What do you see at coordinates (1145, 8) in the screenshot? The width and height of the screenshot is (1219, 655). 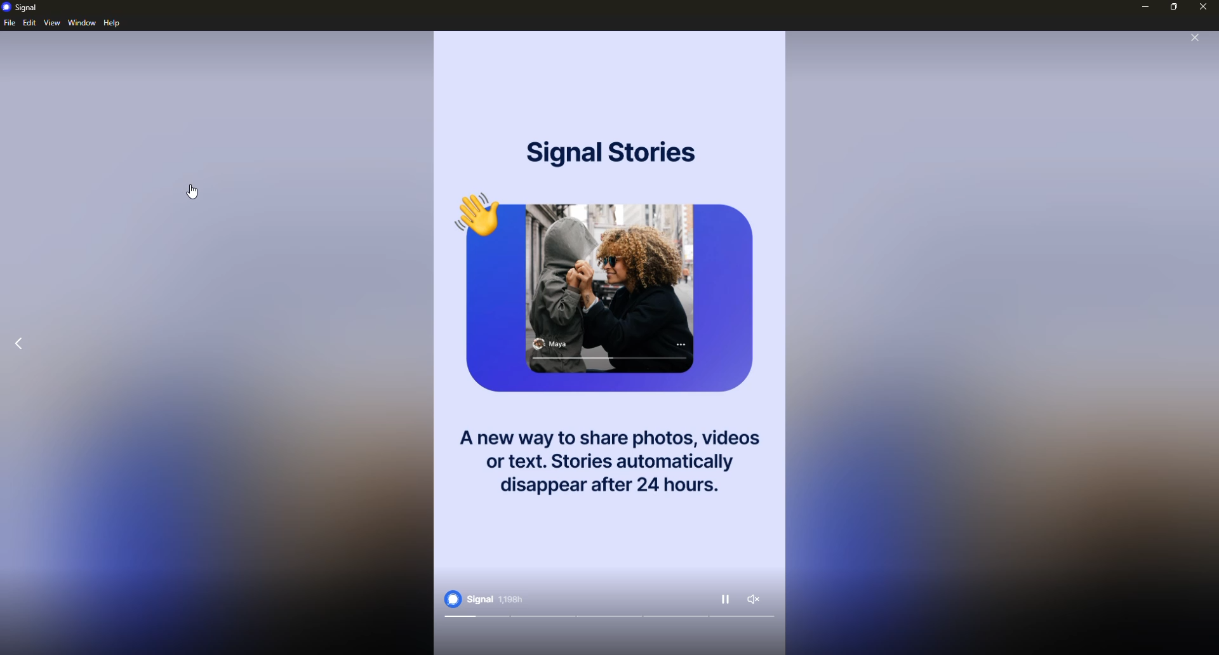 I see `minimize` at bounding box center [1145, 8].